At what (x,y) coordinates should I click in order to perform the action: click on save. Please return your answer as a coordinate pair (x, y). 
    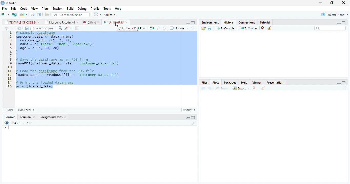
    Looking at the image, I should click on (27, 28).